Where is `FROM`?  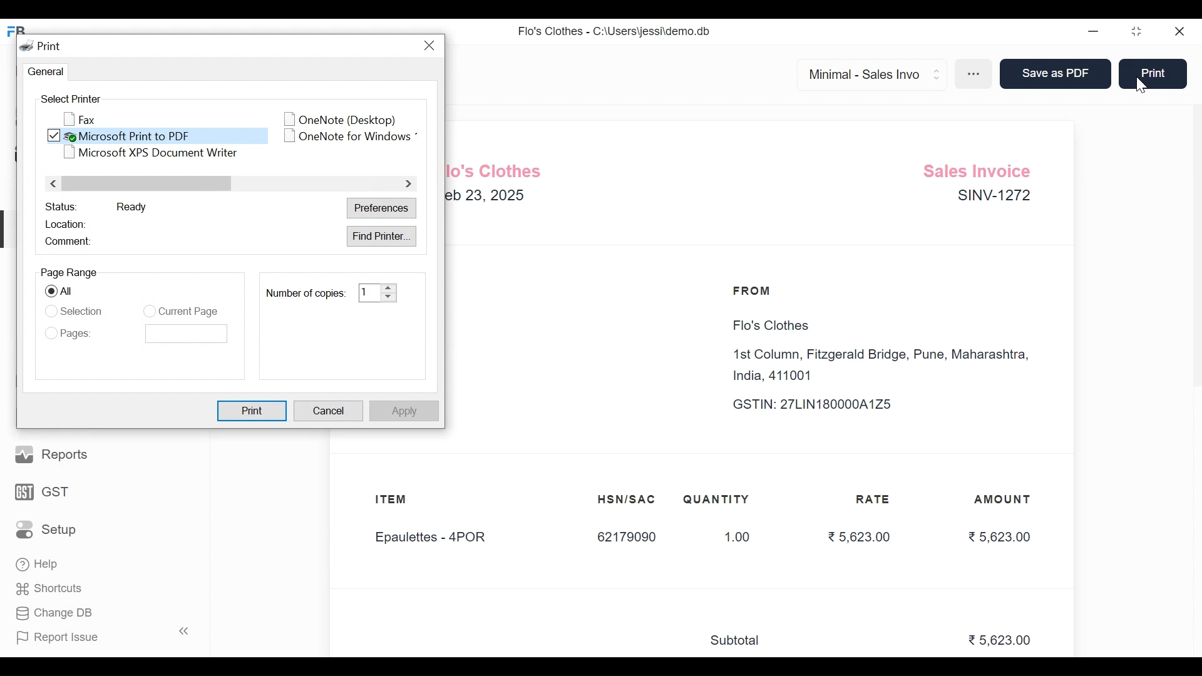
FROM is located at coordinates (755, 291).